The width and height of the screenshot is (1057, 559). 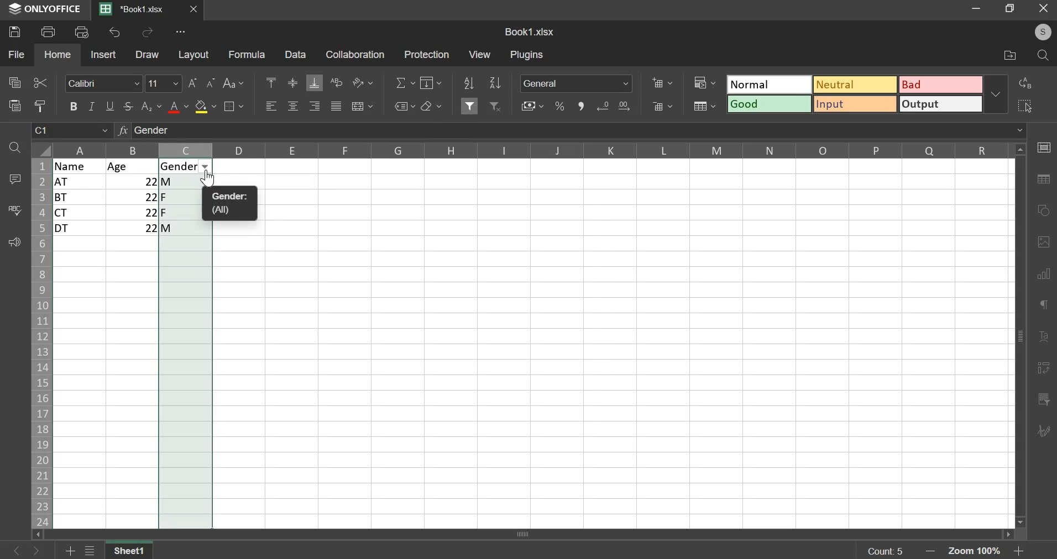 What do you see at coordinates (577, 83) in the screenshot?
I see `number format` at bounding box center [577, 83].